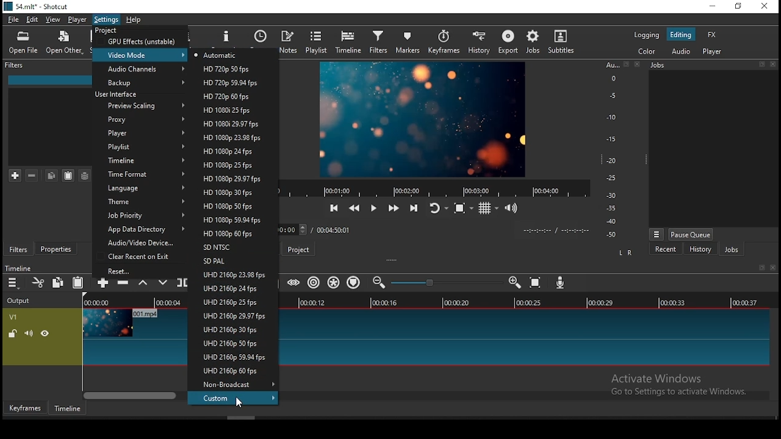  What do you see at coordinates (380, 283) in the screenshot?
I see `zoom timeline in` at bounding box center [380, 283].